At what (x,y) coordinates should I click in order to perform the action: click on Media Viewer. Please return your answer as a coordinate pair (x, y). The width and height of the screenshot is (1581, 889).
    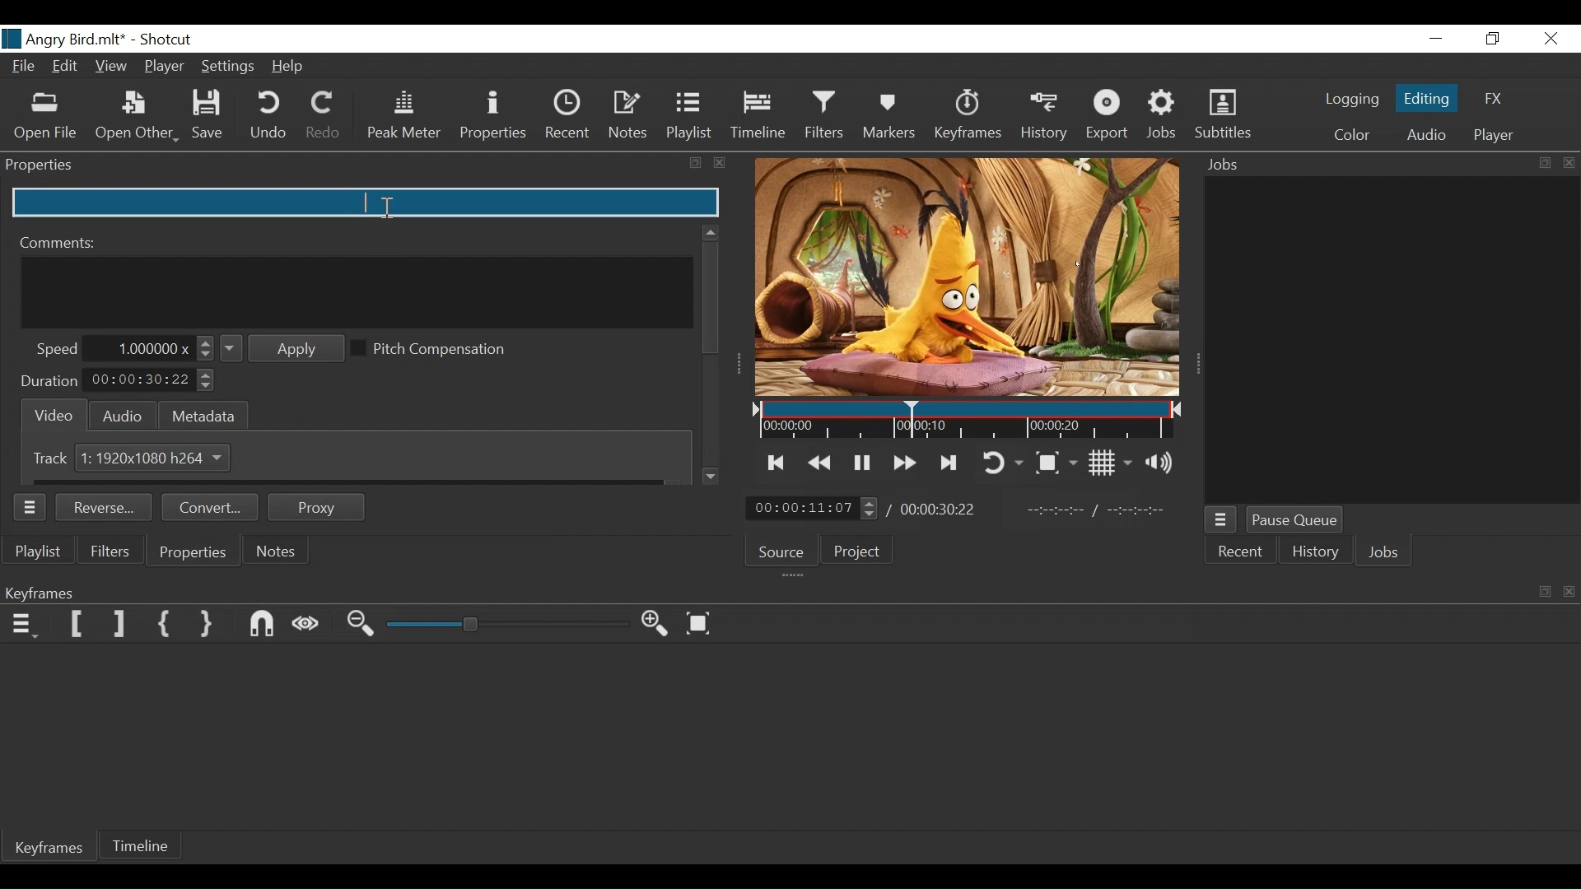
    Looking at the image, I should click on (967, 277).